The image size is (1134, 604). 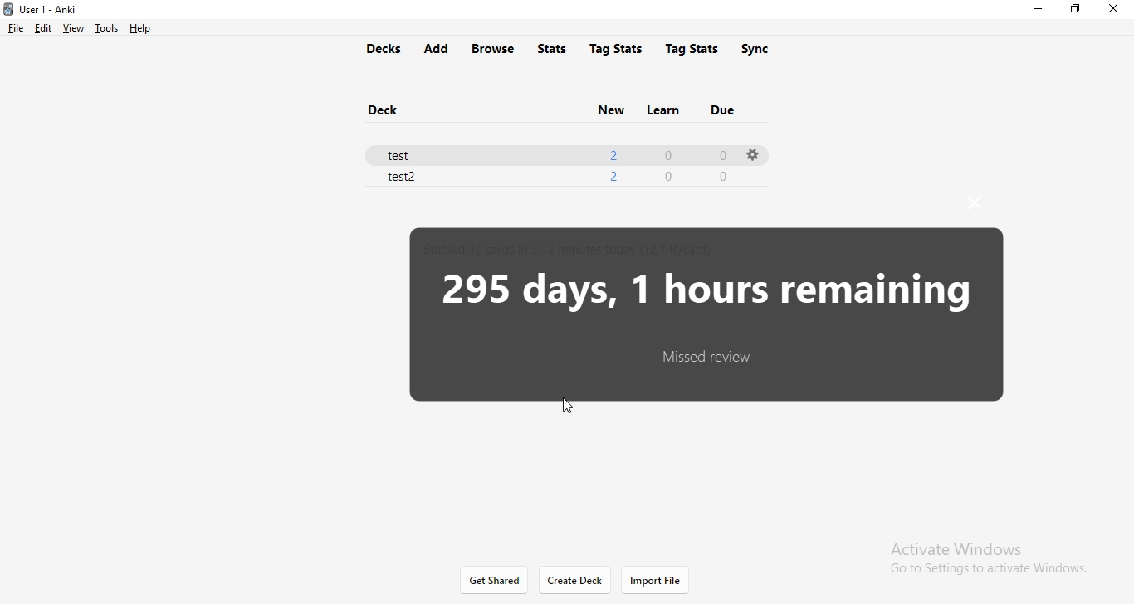 I want to click on tags stats, so click(x=694, y=46).